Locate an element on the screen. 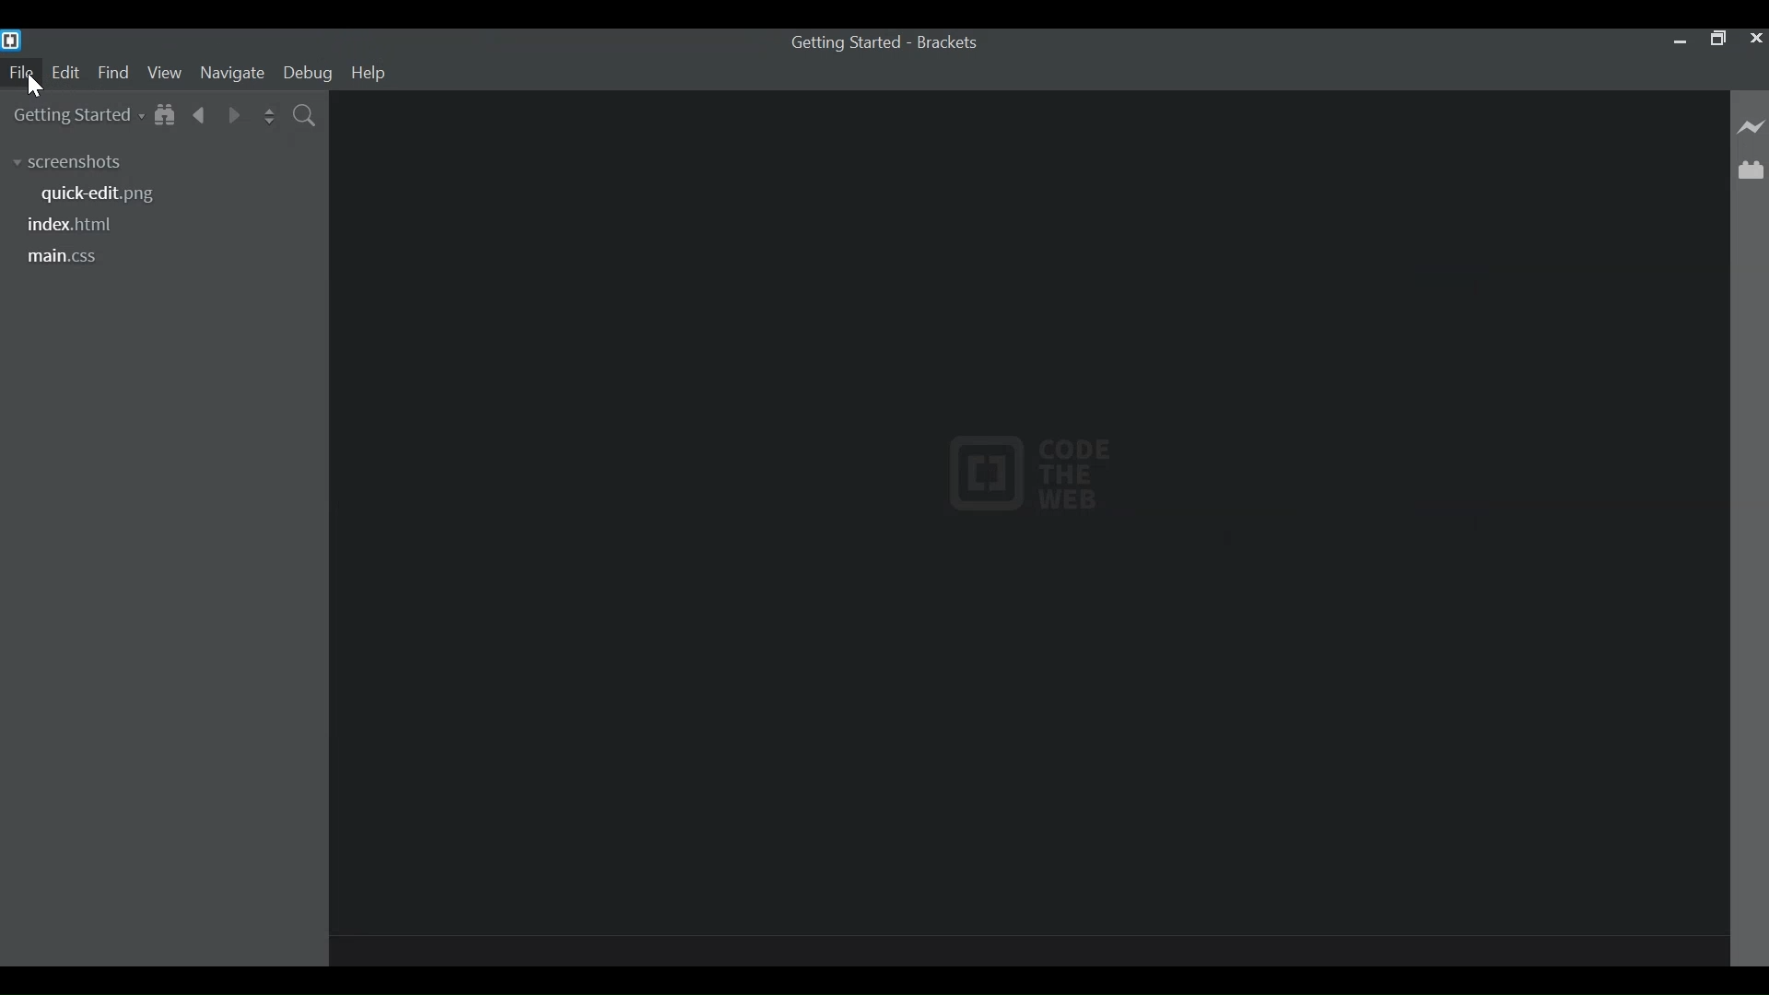 Image resolution: width=1769 pixels, height=995 pixels. Brackets is located at coordinates (952, 42).